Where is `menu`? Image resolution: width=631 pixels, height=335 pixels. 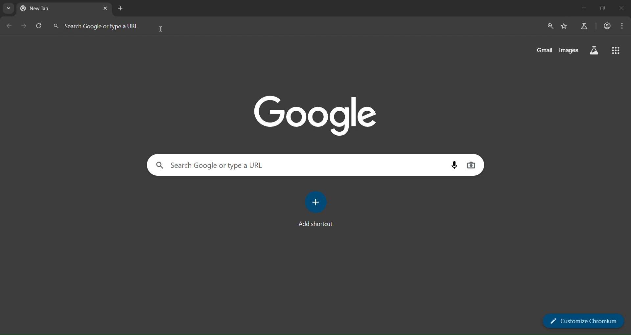
menu is located at coordinates (624, 26).